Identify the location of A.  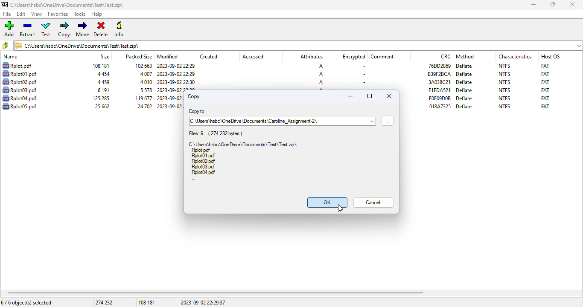
(320, 66).